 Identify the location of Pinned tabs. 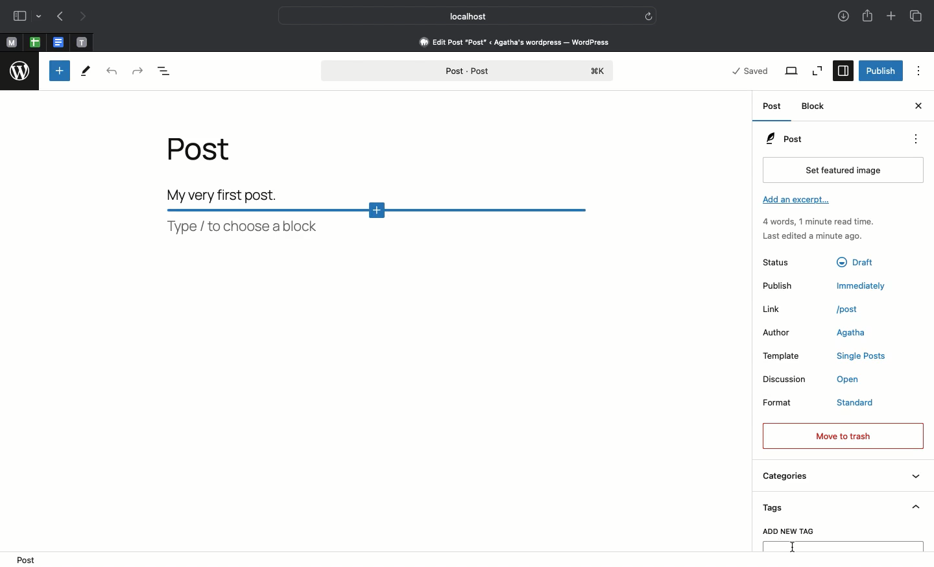
(84, 42).